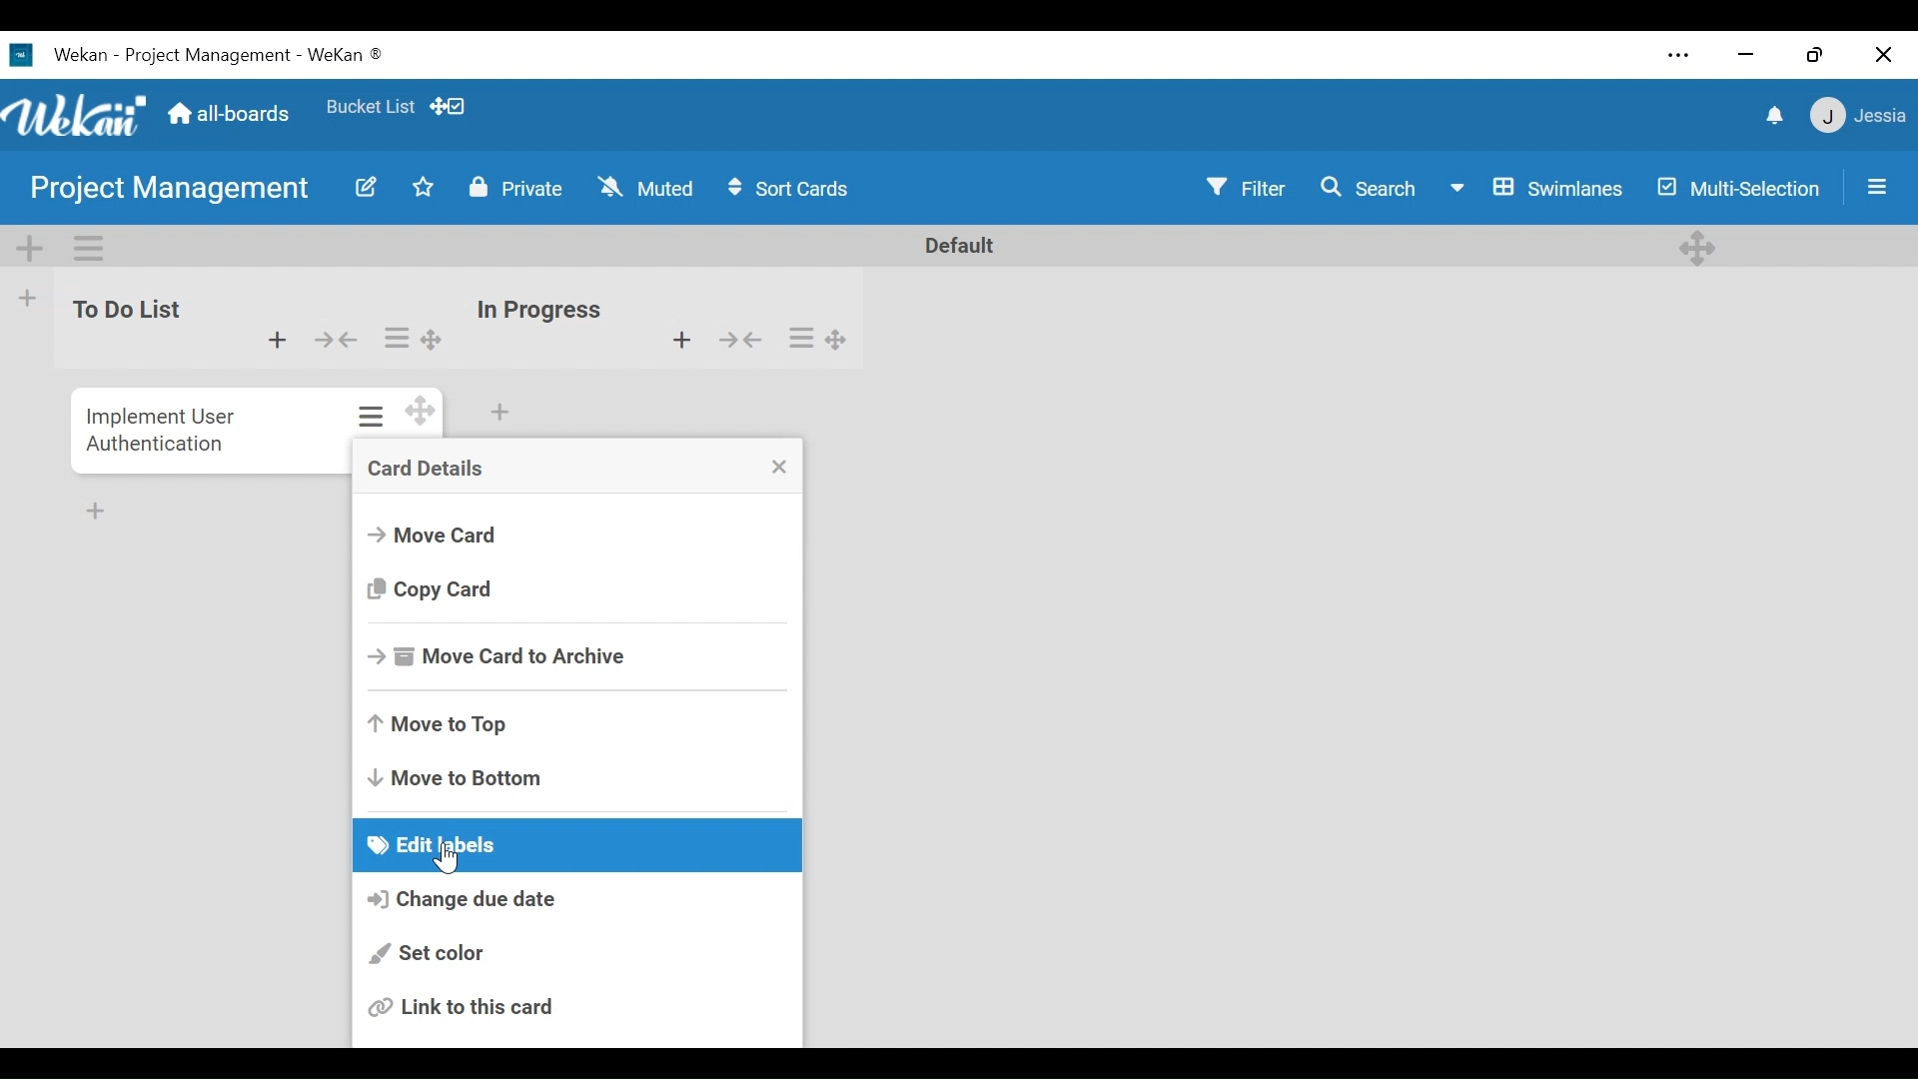 The width and height of the screenshot is (1918, 1079). Describe the element at coordinates (743, 341) in the screenshot. I see `collapse` at that location.